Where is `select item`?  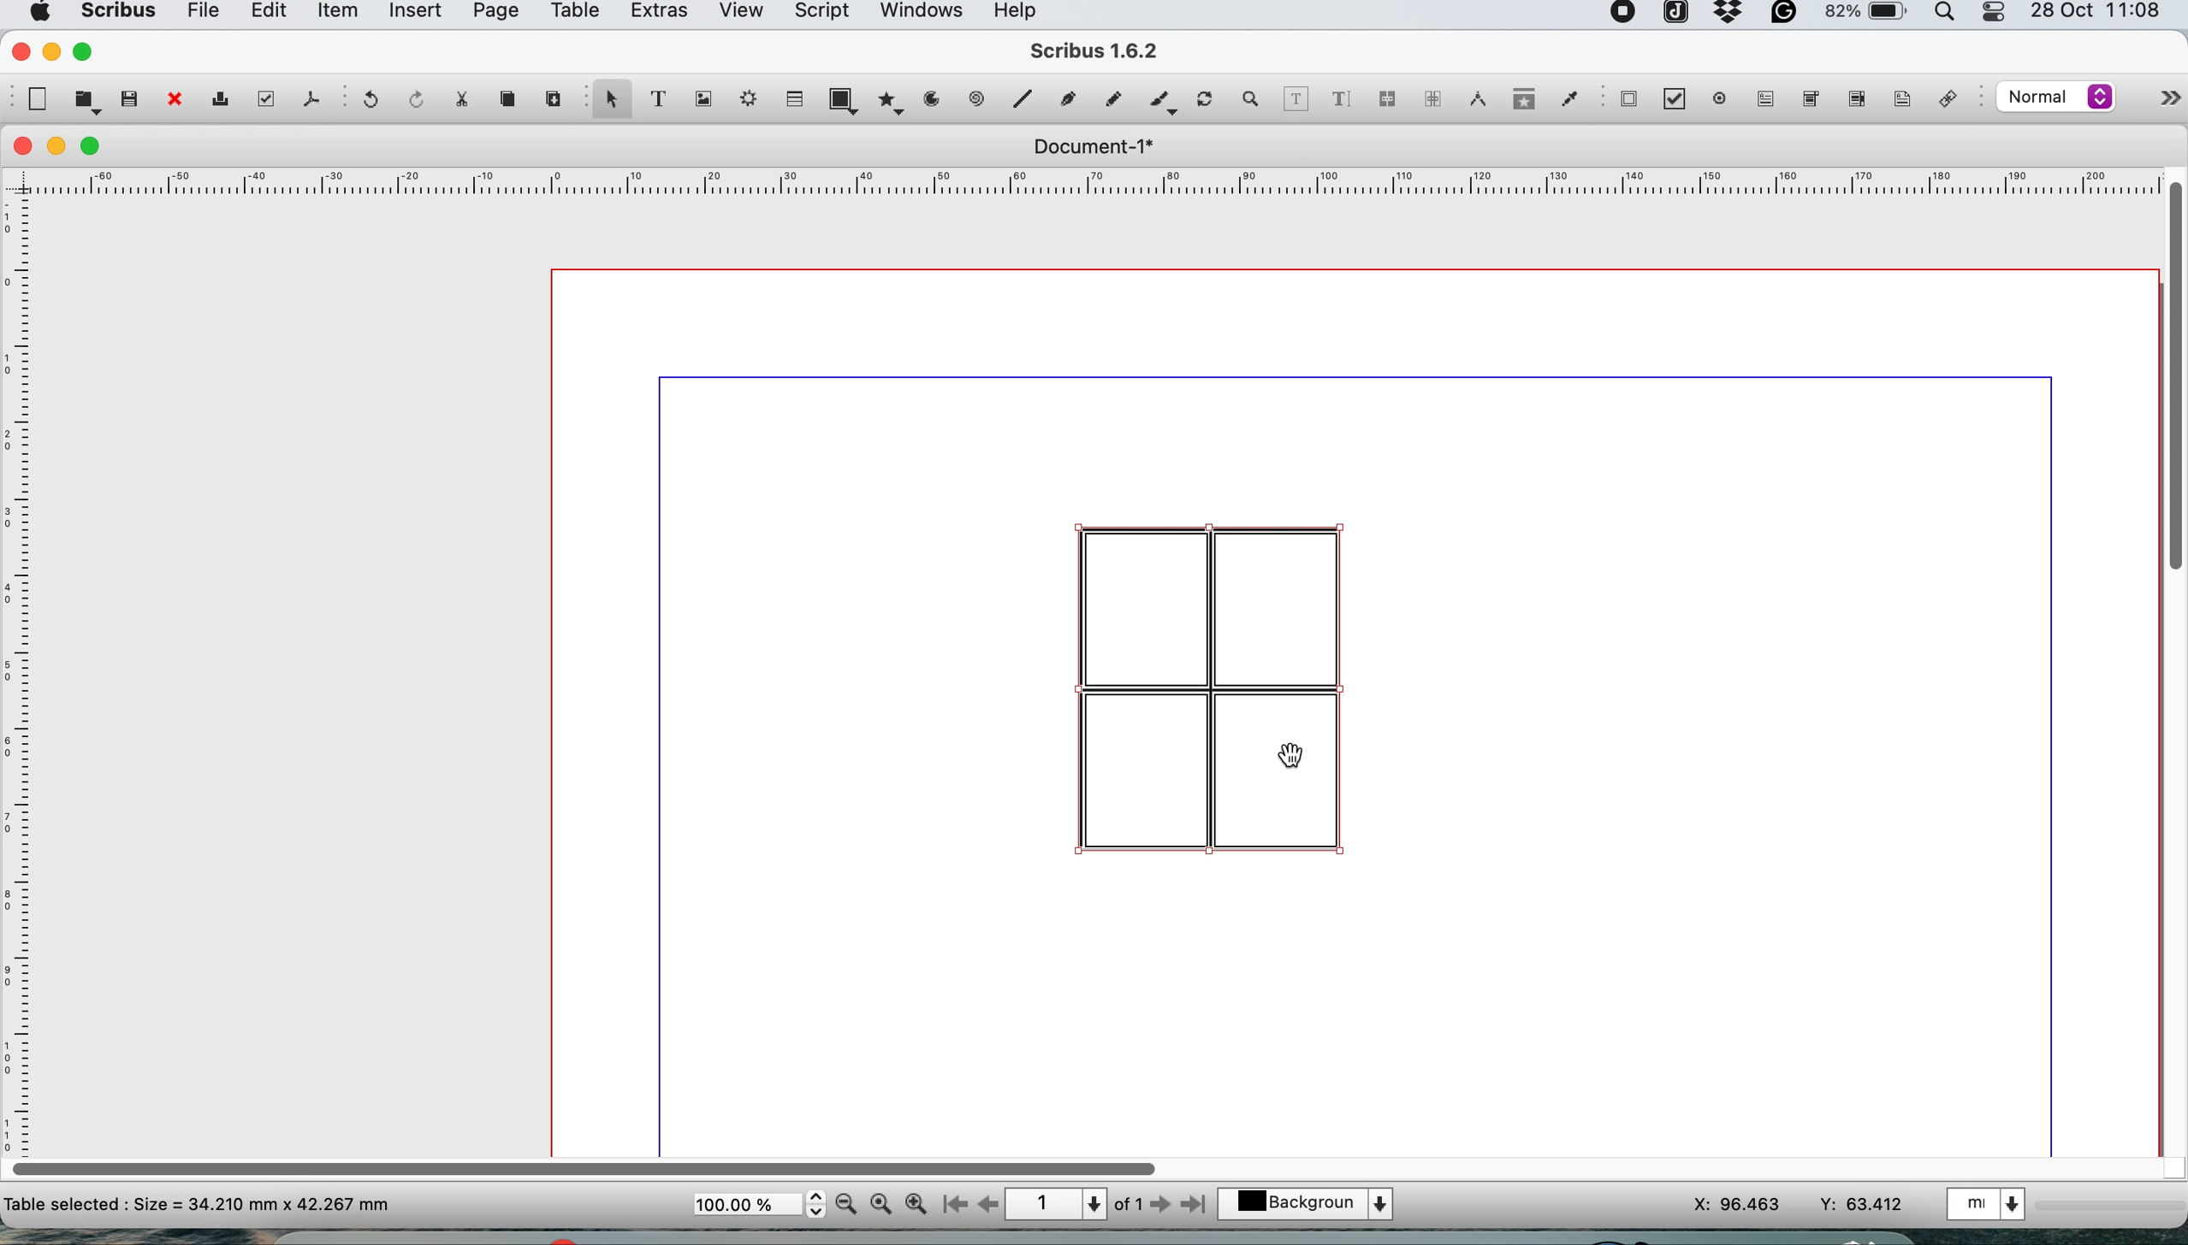
select item is located at coordinates (609, 101).